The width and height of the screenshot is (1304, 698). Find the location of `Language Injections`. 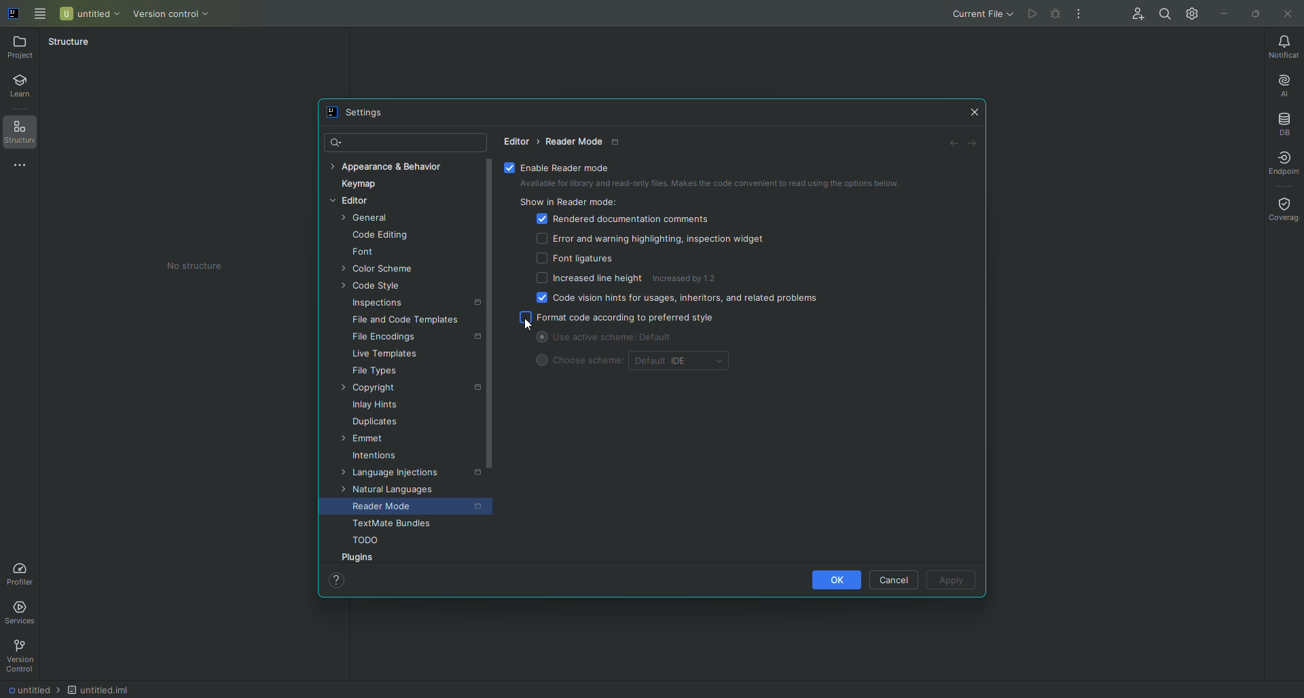

Language Injections is located at coordinates (406, 475).